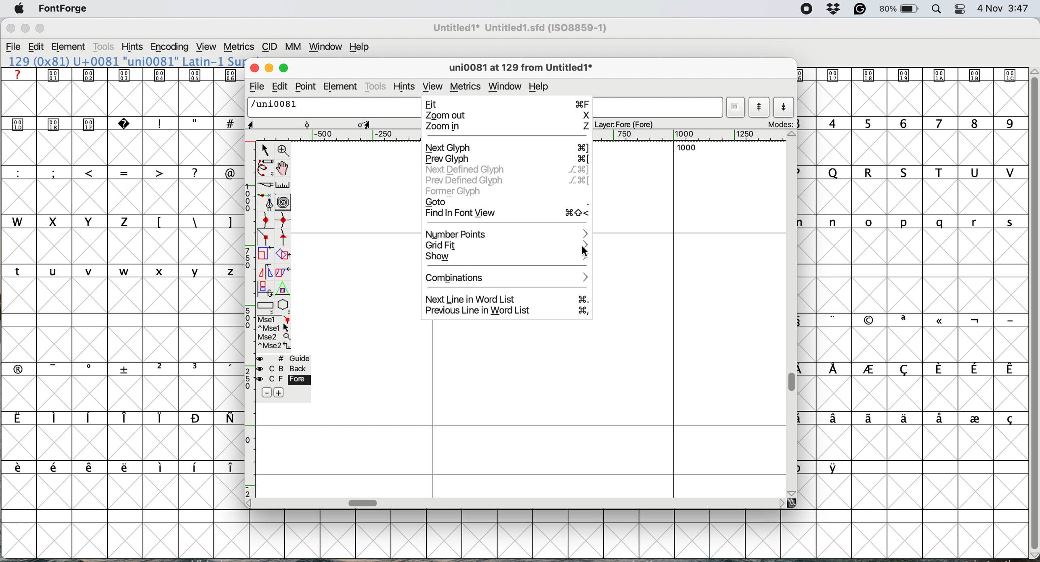 This screenshot has height=562, width=1040. What do you see at coordinates (506, 148) in the screenshot?
I see `next glyph` at bounding box center [506, 148].